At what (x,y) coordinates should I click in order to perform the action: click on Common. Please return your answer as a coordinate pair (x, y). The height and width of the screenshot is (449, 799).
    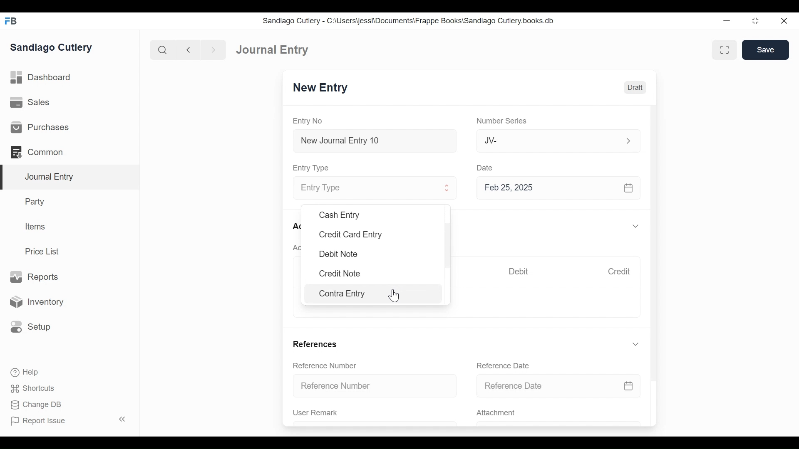
    Looking at the image, I should click on (37, 151).